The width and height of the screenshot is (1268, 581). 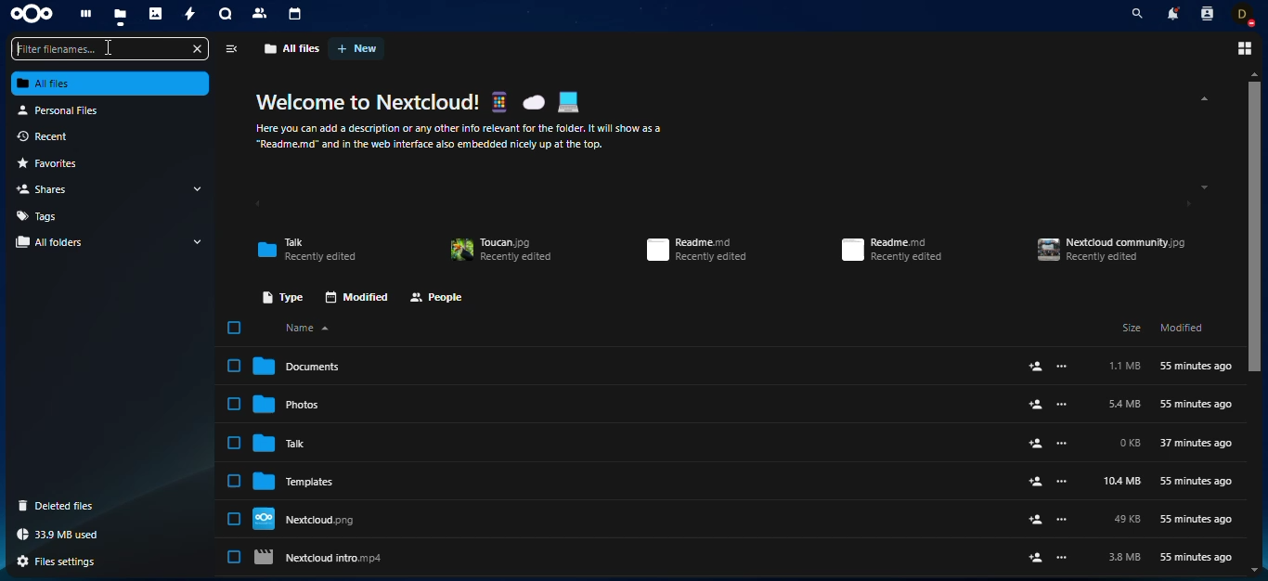 I want to click on scroll left, so click(x=257, y=205).